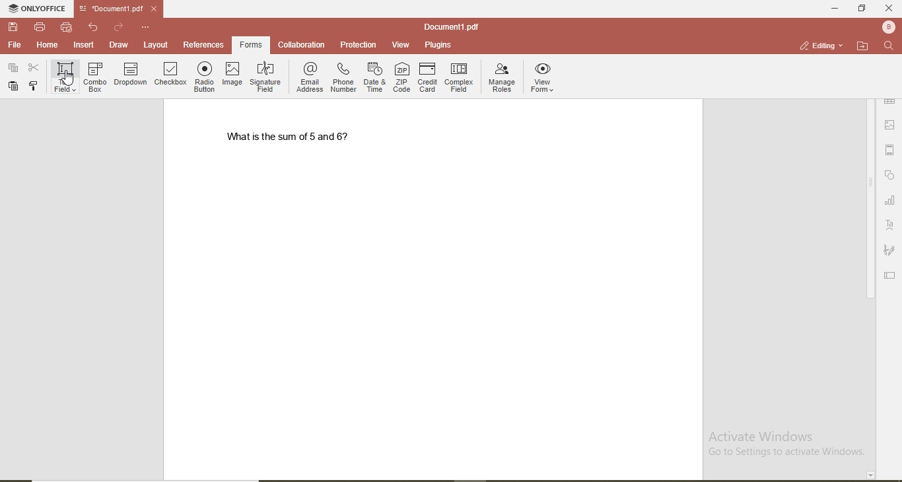  What do you see at coordinates (118, 46) in the screenshot?
I see `draw` at bounding box center [118, 46].